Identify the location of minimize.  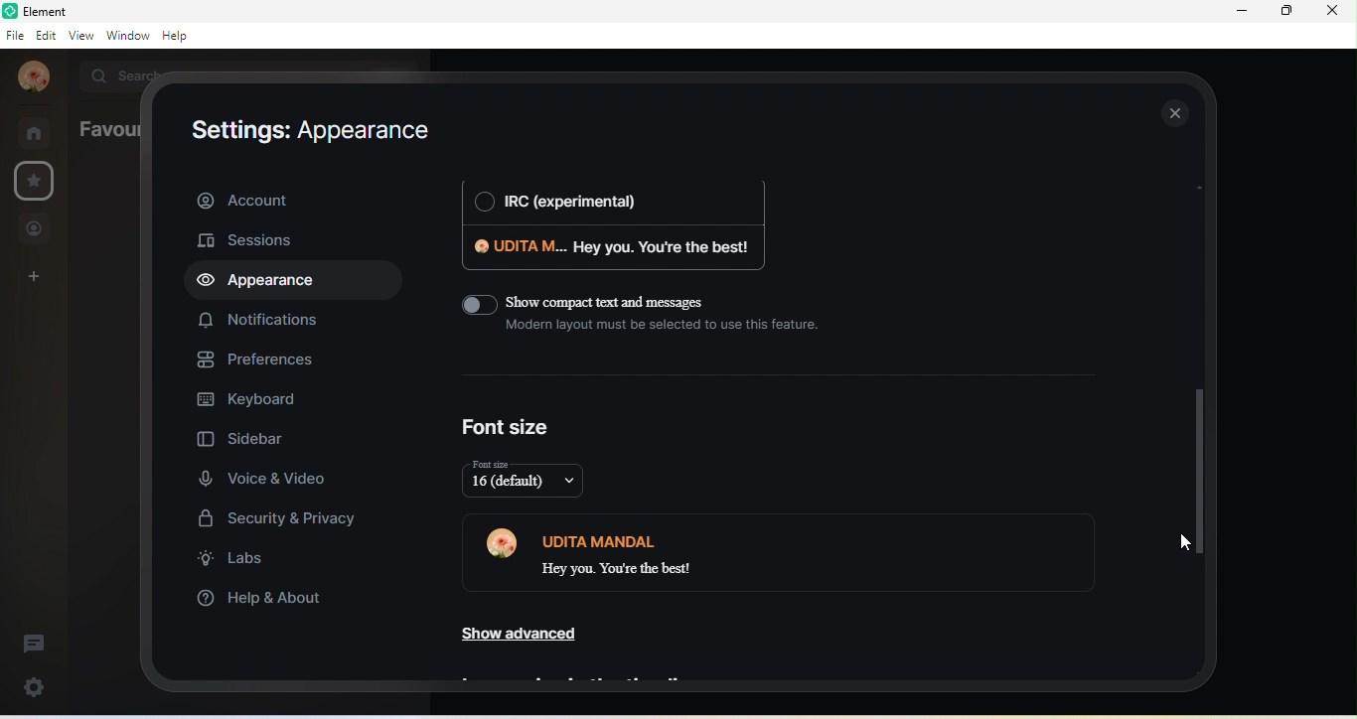
(1242, 12).